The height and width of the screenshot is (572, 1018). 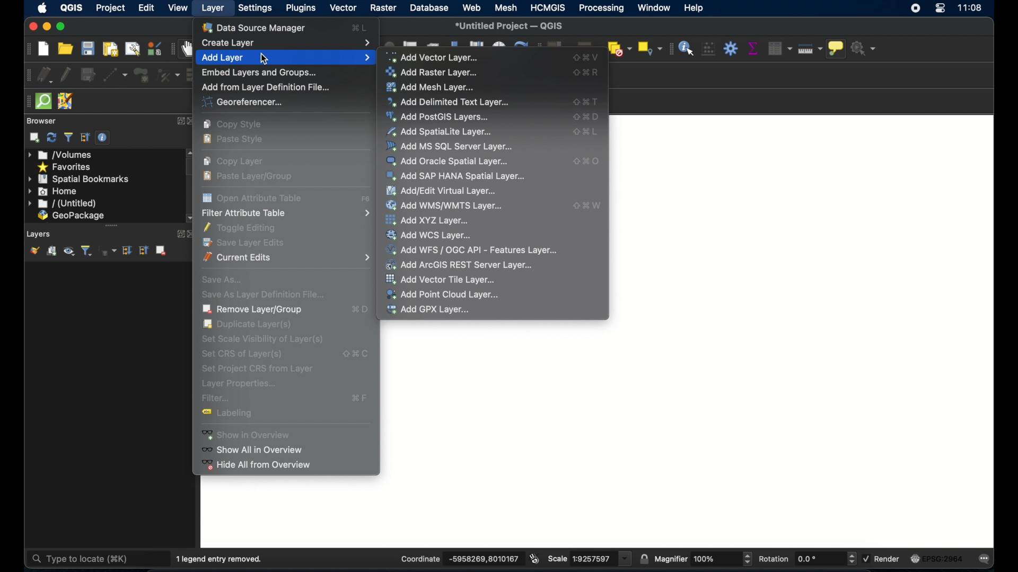 I want to click on toggle extents and mouse position display, so click(x=536, y=558).